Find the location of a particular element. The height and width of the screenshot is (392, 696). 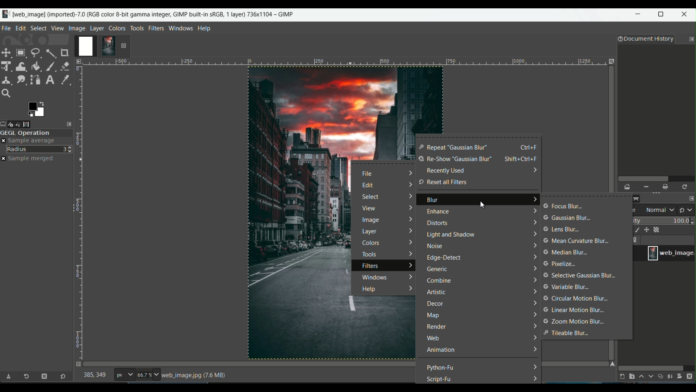

bucket fill tool is located at coordinates (36, 66).